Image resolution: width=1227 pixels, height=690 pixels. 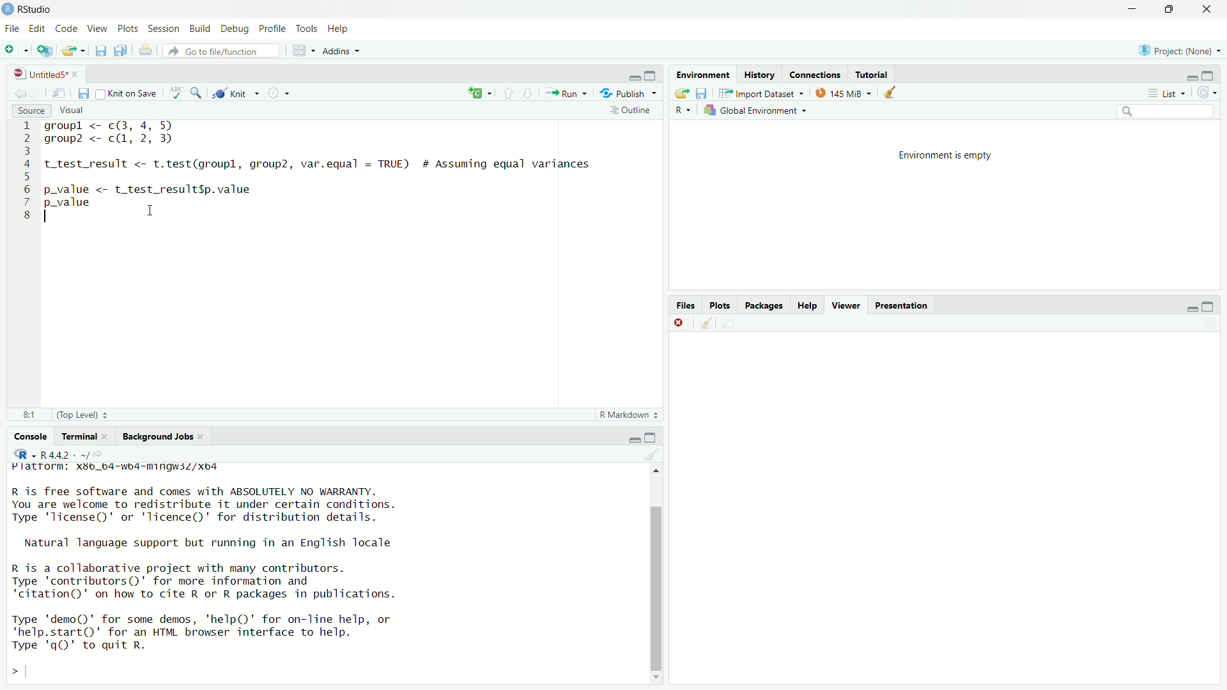 What do you see at coordinates (508, 92) in the screenshot?
I see `go to previous section` at bounding box center [508, 92].